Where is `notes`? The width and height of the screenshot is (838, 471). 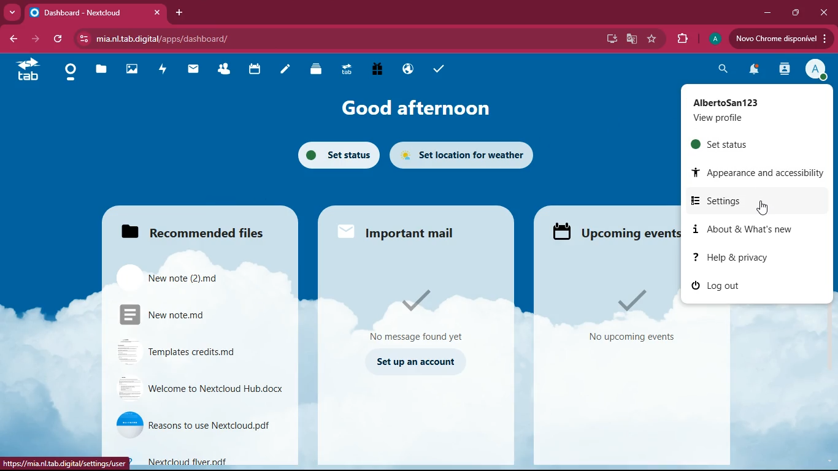
notes is located at coordinates (289, 71).